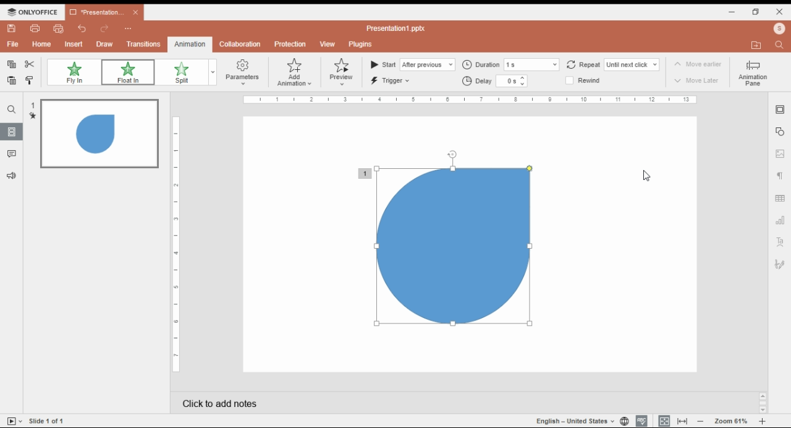 This screenshot has width=791, height=428. What do you see at coordinates (392, 80) in the screenshot?
I see `trigger` at bounding box center [392, 80].